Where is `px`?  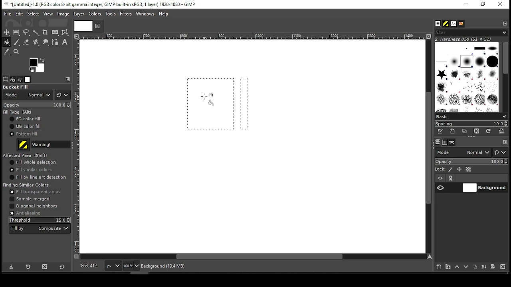
px is located at coordinates (113, 267).